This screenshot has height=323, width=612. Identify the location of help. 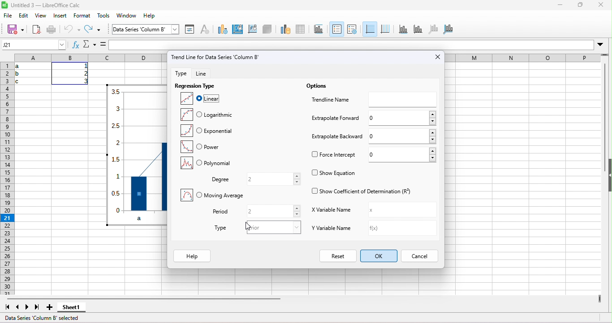
(193, 256).